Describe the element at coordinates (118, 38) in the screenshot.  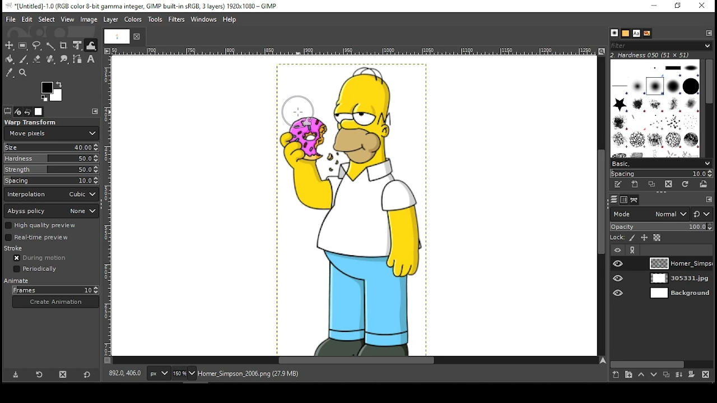
I see `tab` at that location.